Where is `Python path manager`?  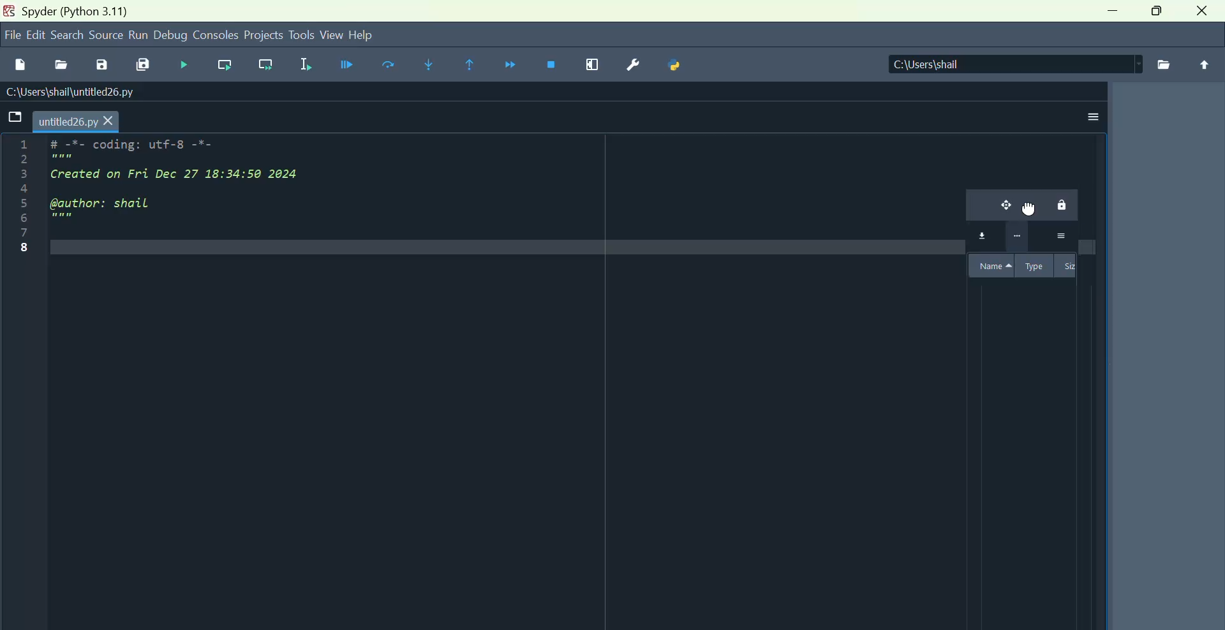 Python path manager is located at coordinates (678, 67).